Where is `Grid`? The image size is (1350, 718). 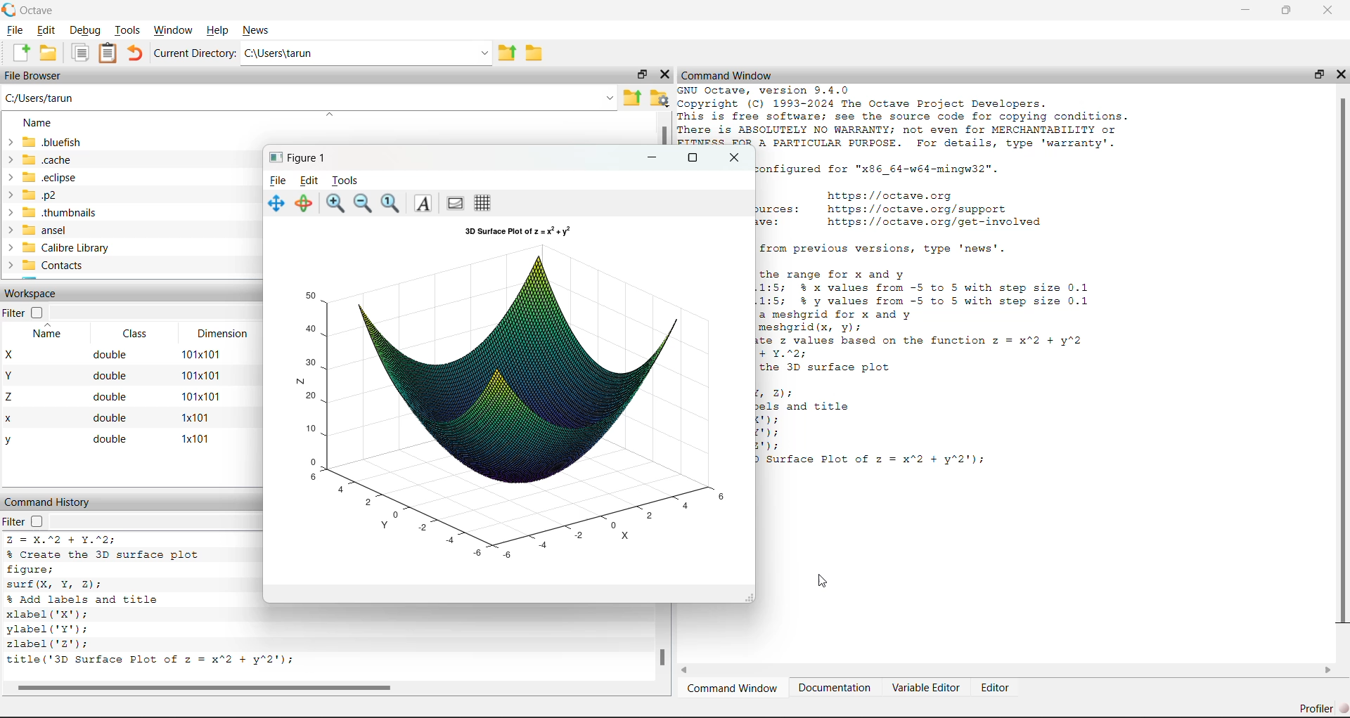
Grid is located at coordinates (483, 202).